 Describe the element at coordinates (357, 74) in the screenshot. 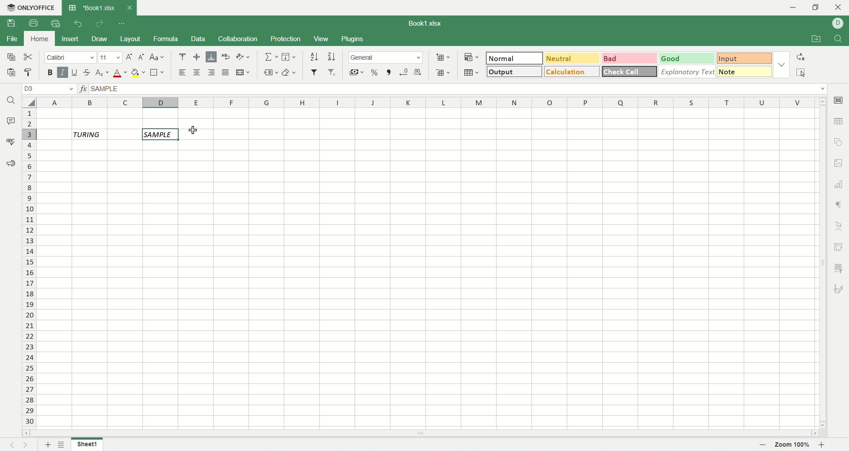

I see `currency style` at that location.